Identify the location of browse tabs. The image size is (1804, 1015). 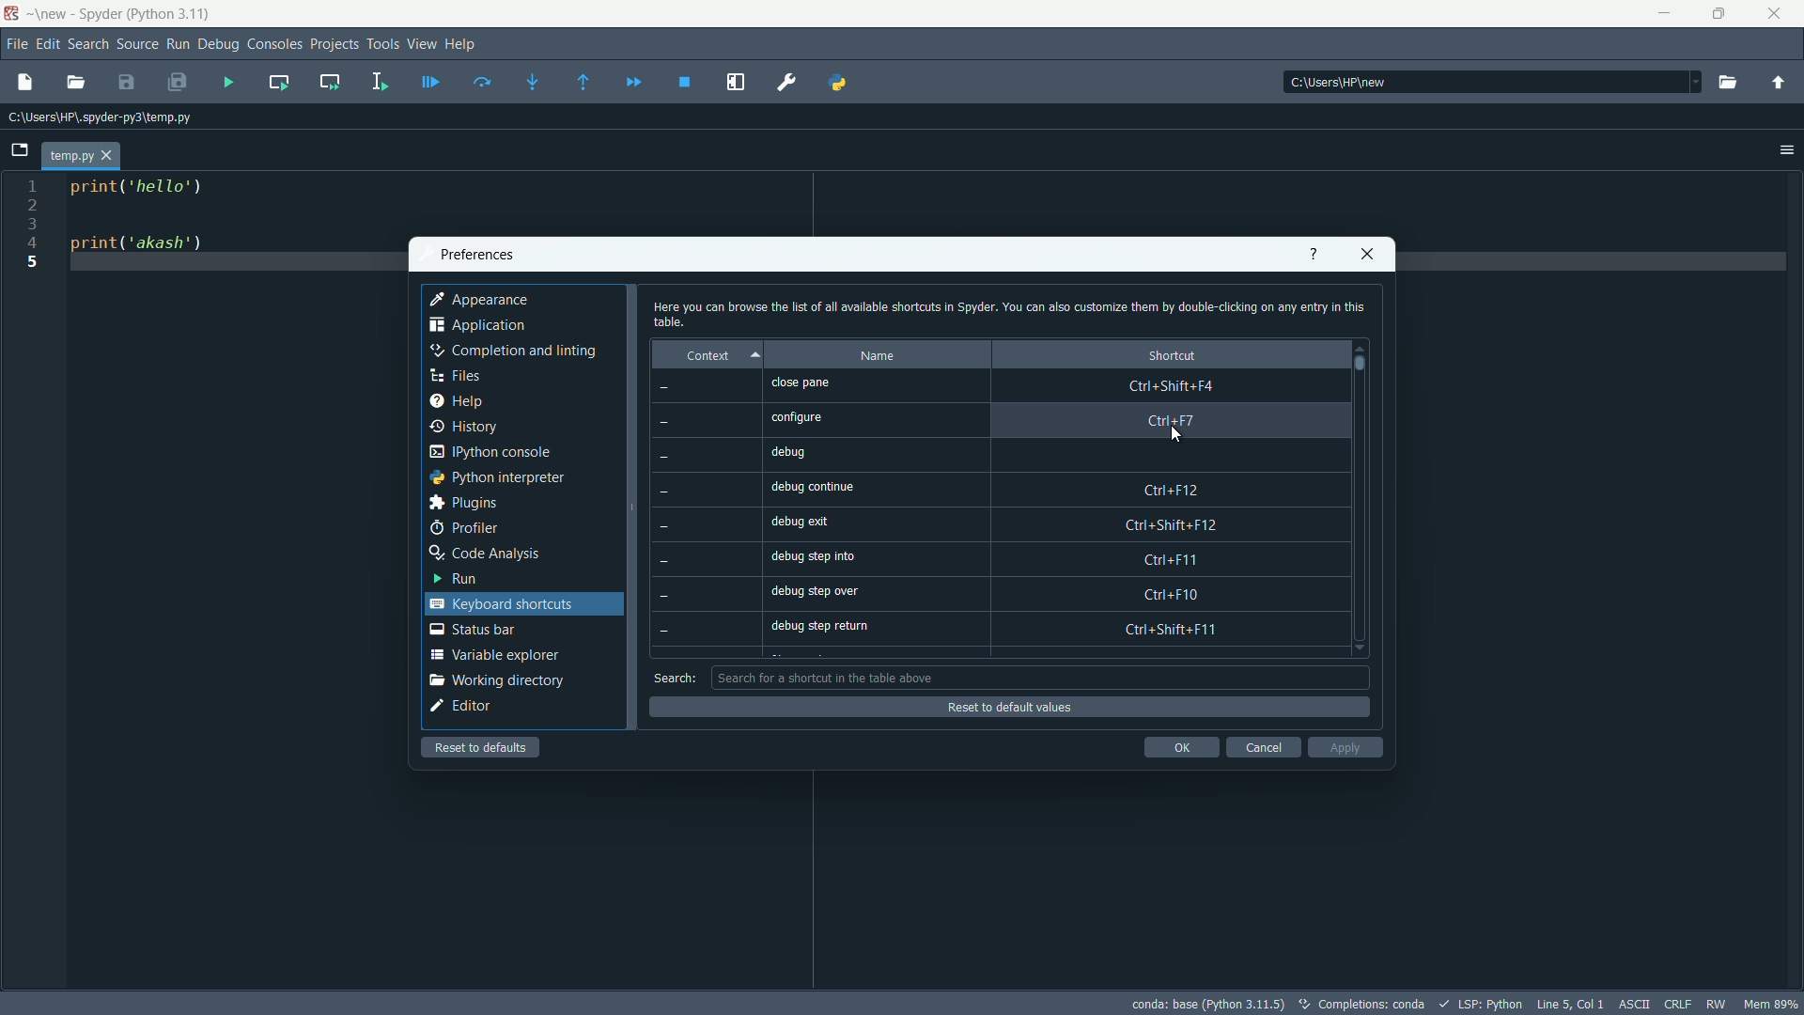
(19, 150).